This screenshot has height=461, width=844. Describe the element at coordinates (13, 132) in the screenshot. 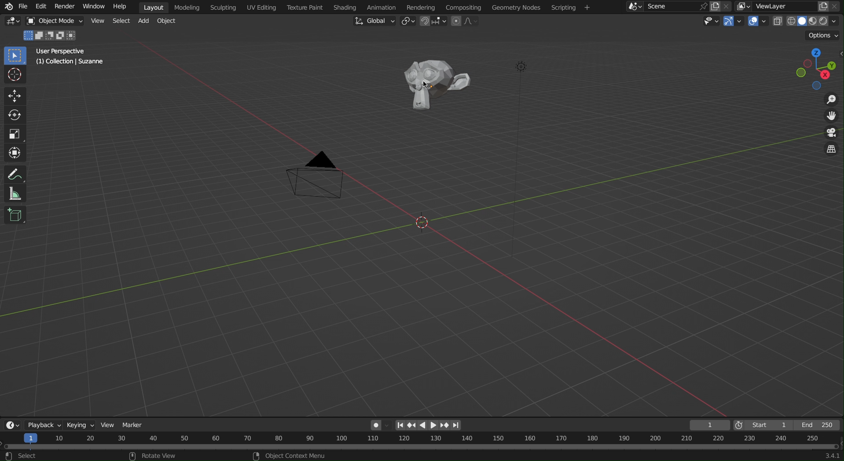

I see `Scale` at that location.